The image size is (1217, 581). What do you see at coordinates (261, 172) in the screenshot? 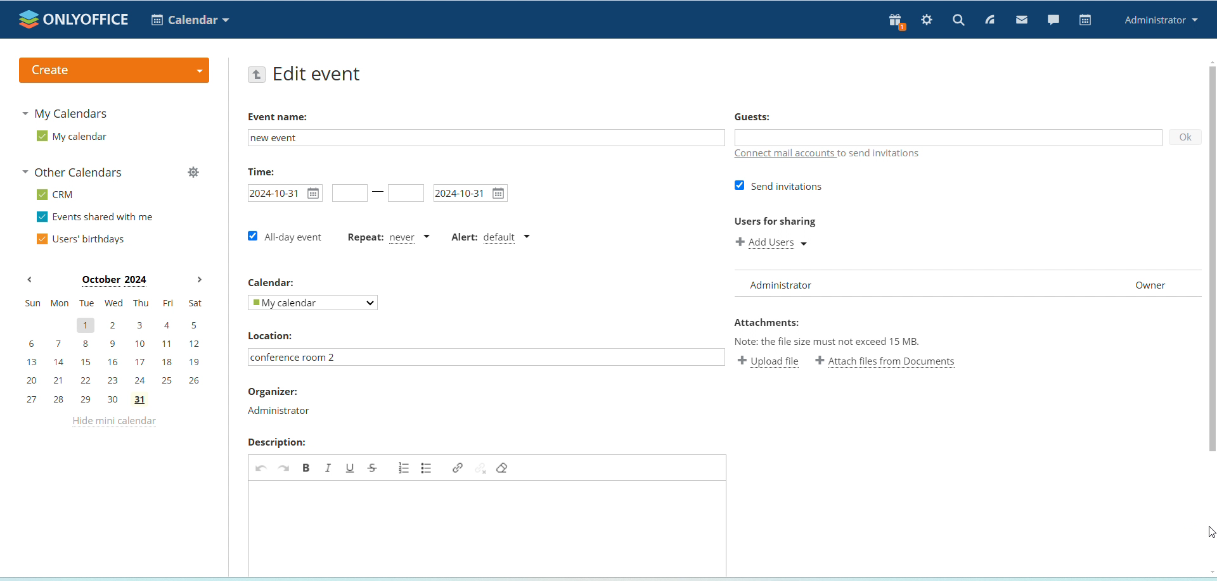
I see `time` at bounding box center [261, 172].